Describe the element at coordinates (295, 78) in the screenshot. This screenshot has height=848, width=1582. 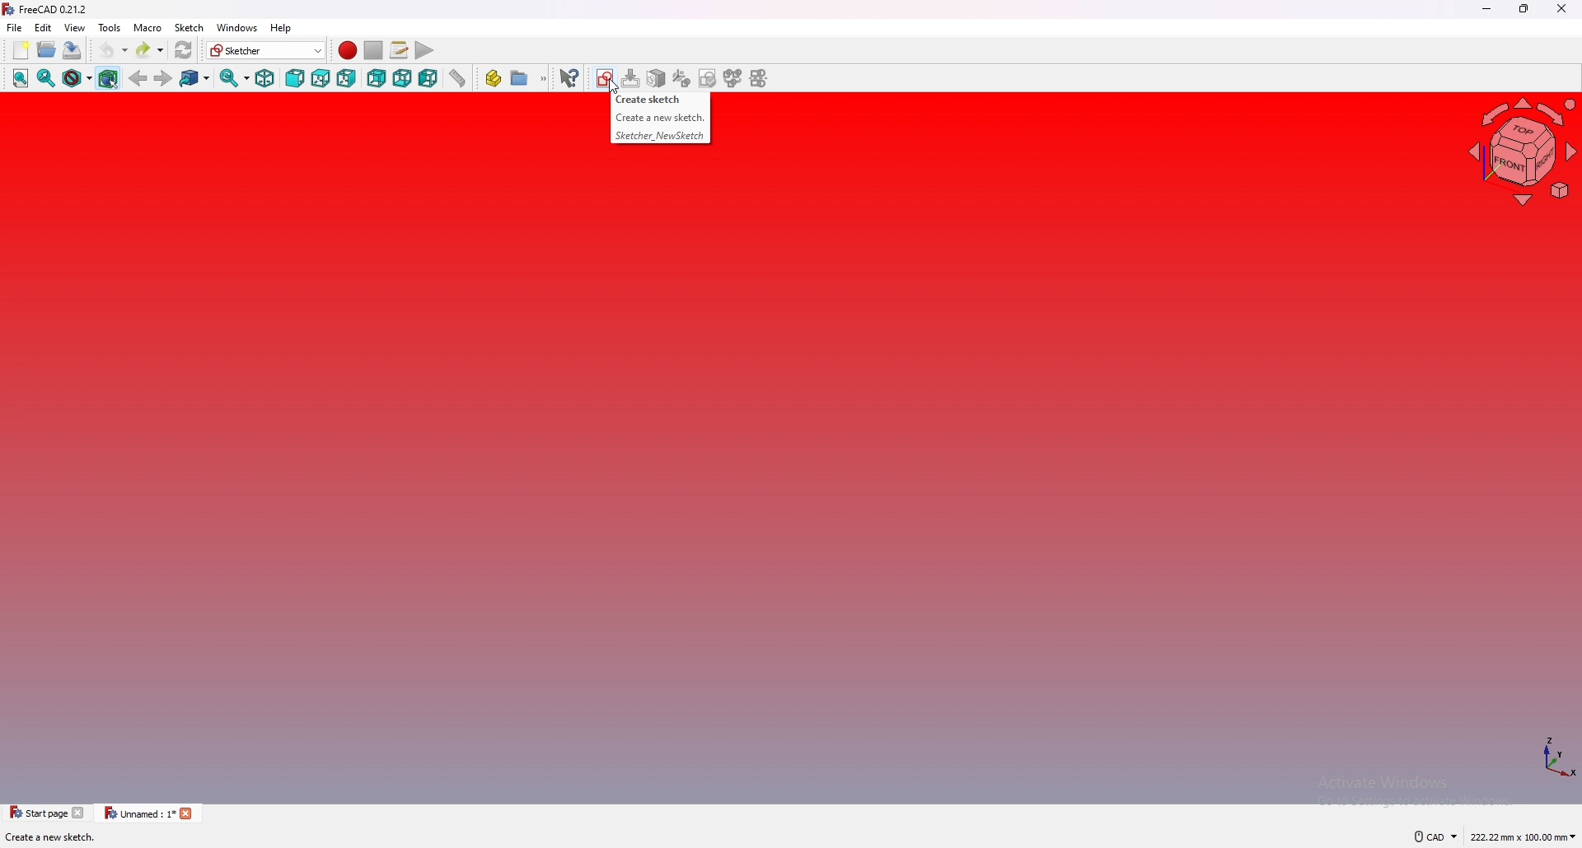
I see `front` at that location.